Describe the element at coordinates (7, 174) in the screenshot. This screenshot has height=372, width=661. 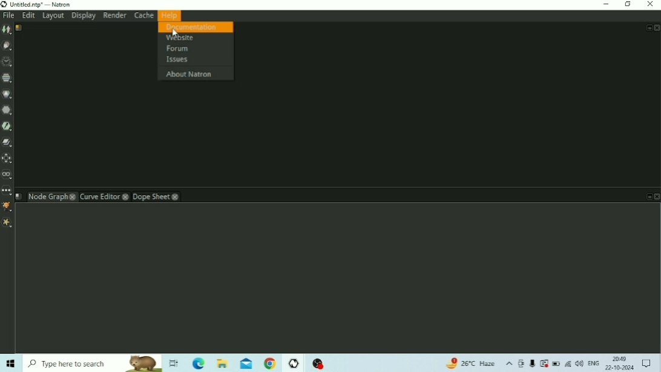
I see `Views` at that location.